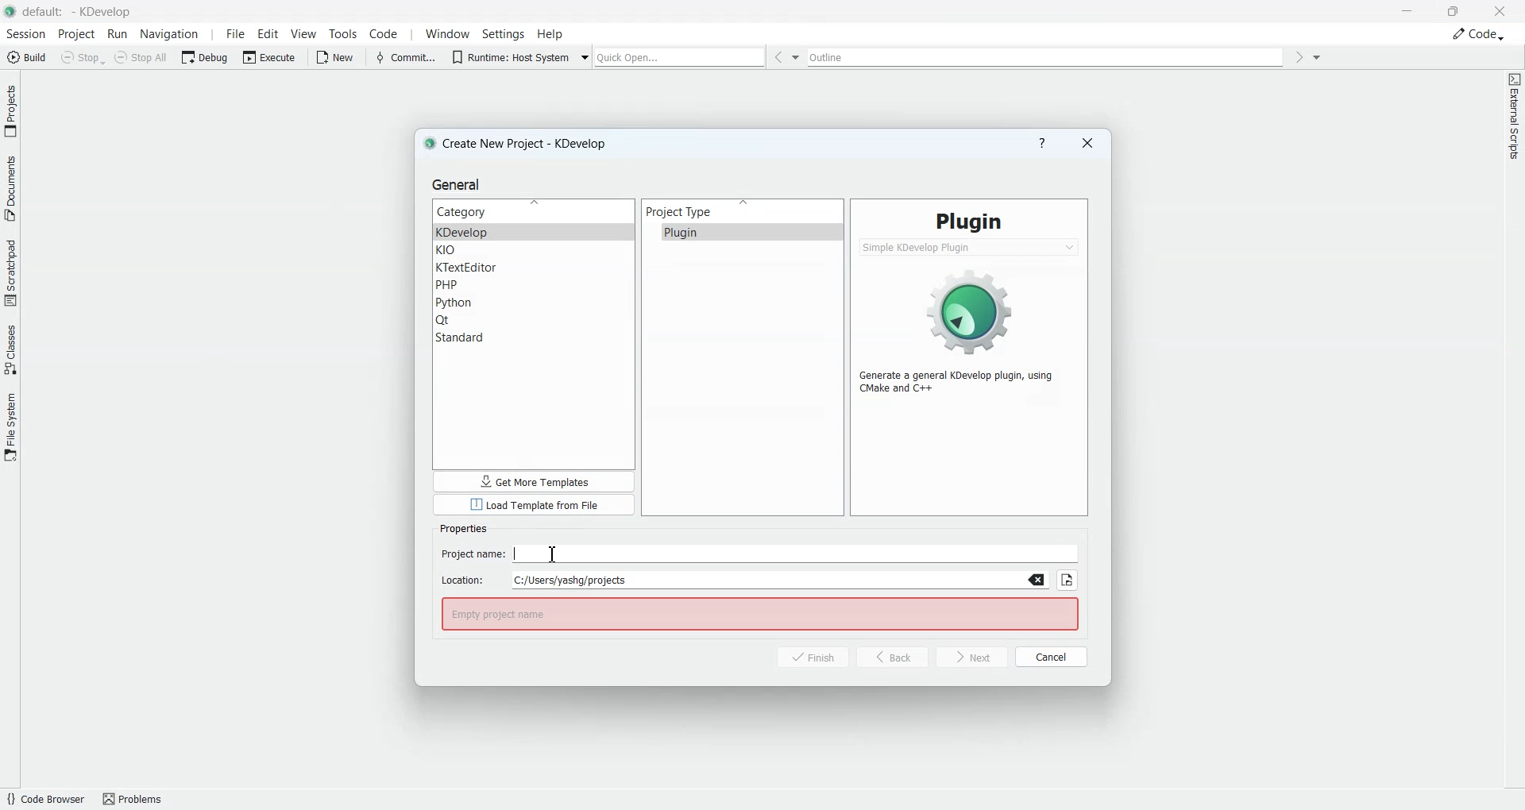  Describe the element at coordinates (1048, 57) in the screenshot. I see `Outline` at that location.